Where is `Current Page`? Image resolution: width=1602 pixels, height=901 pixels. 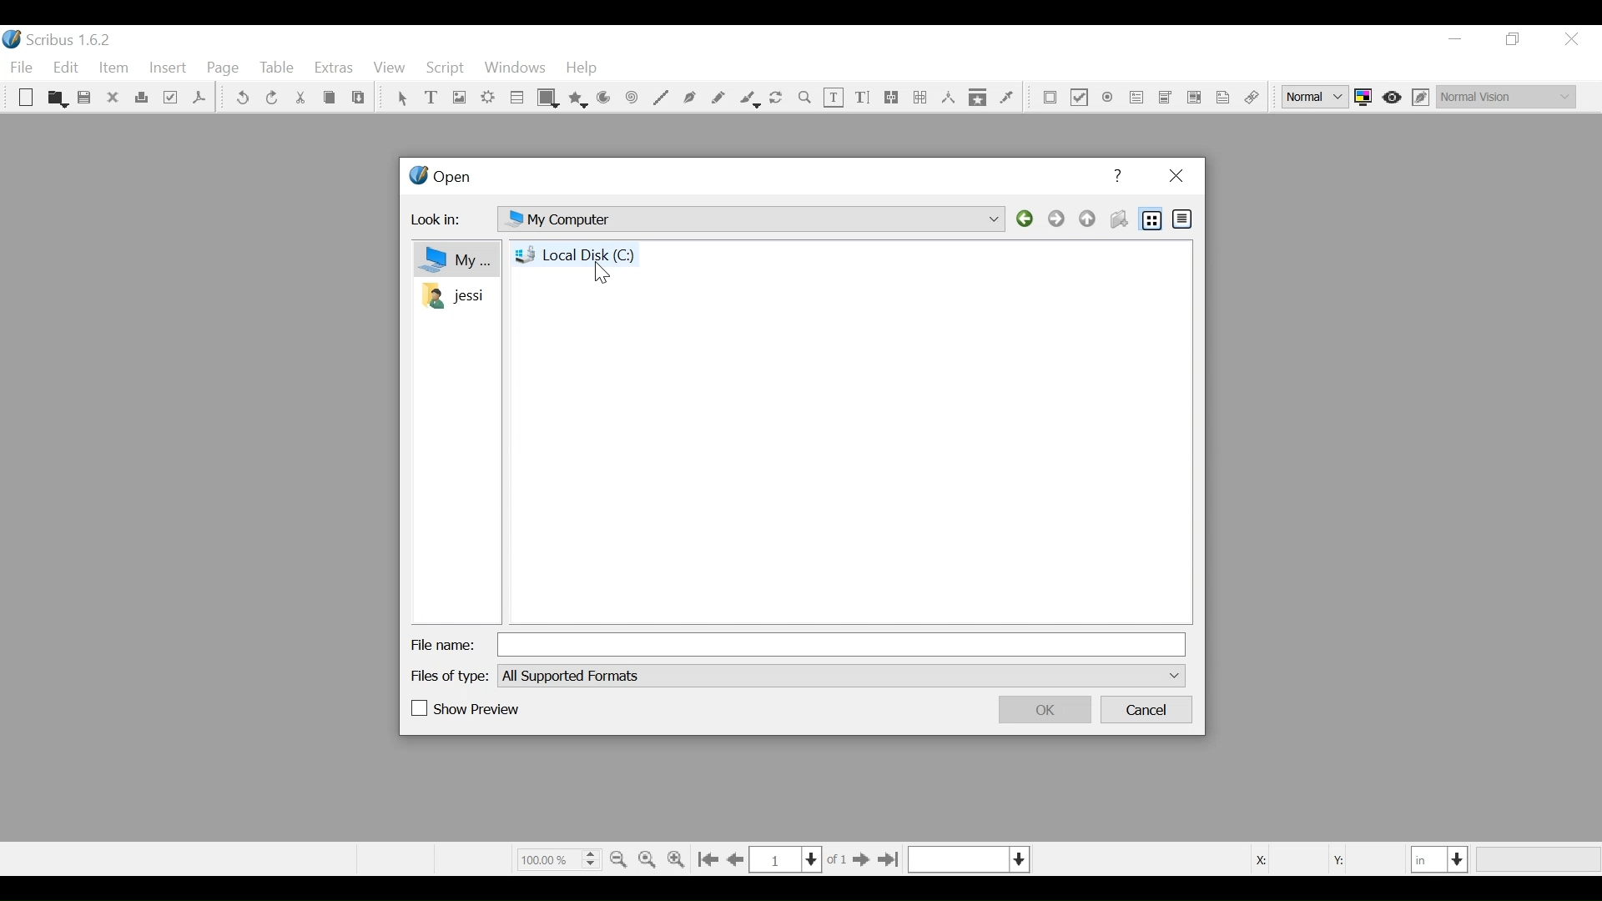 Current Page is located at coordinates (785, 859).